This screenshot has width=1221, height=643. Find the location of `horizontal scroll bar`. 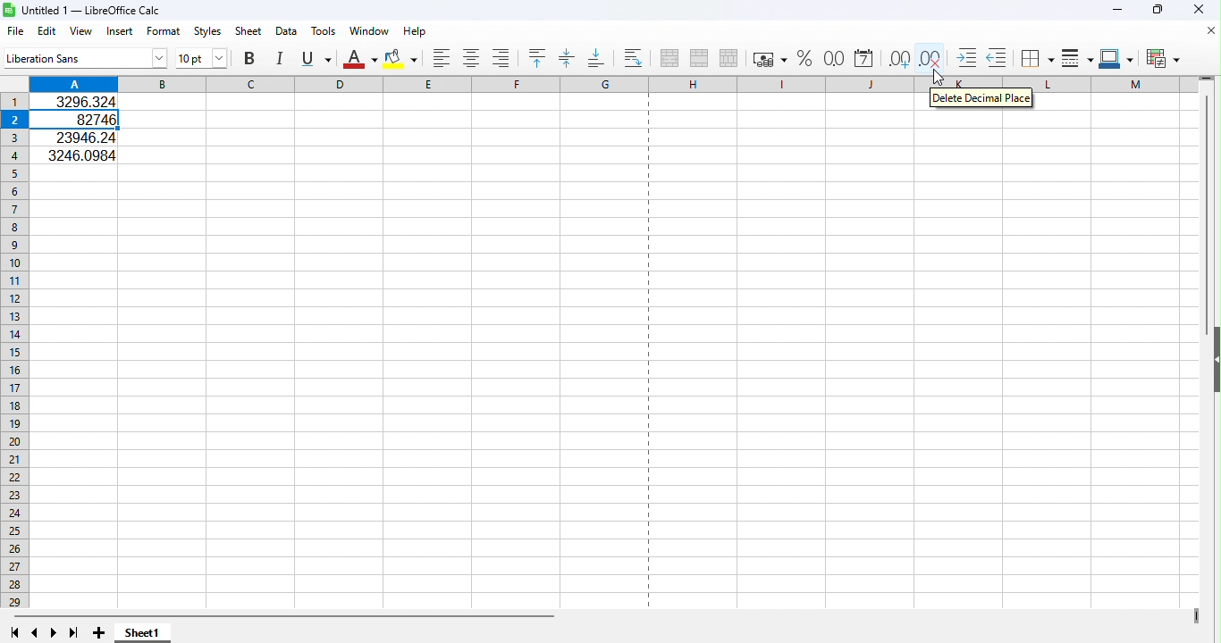

horizontal scroll bar is located at coordinates (602, 617).